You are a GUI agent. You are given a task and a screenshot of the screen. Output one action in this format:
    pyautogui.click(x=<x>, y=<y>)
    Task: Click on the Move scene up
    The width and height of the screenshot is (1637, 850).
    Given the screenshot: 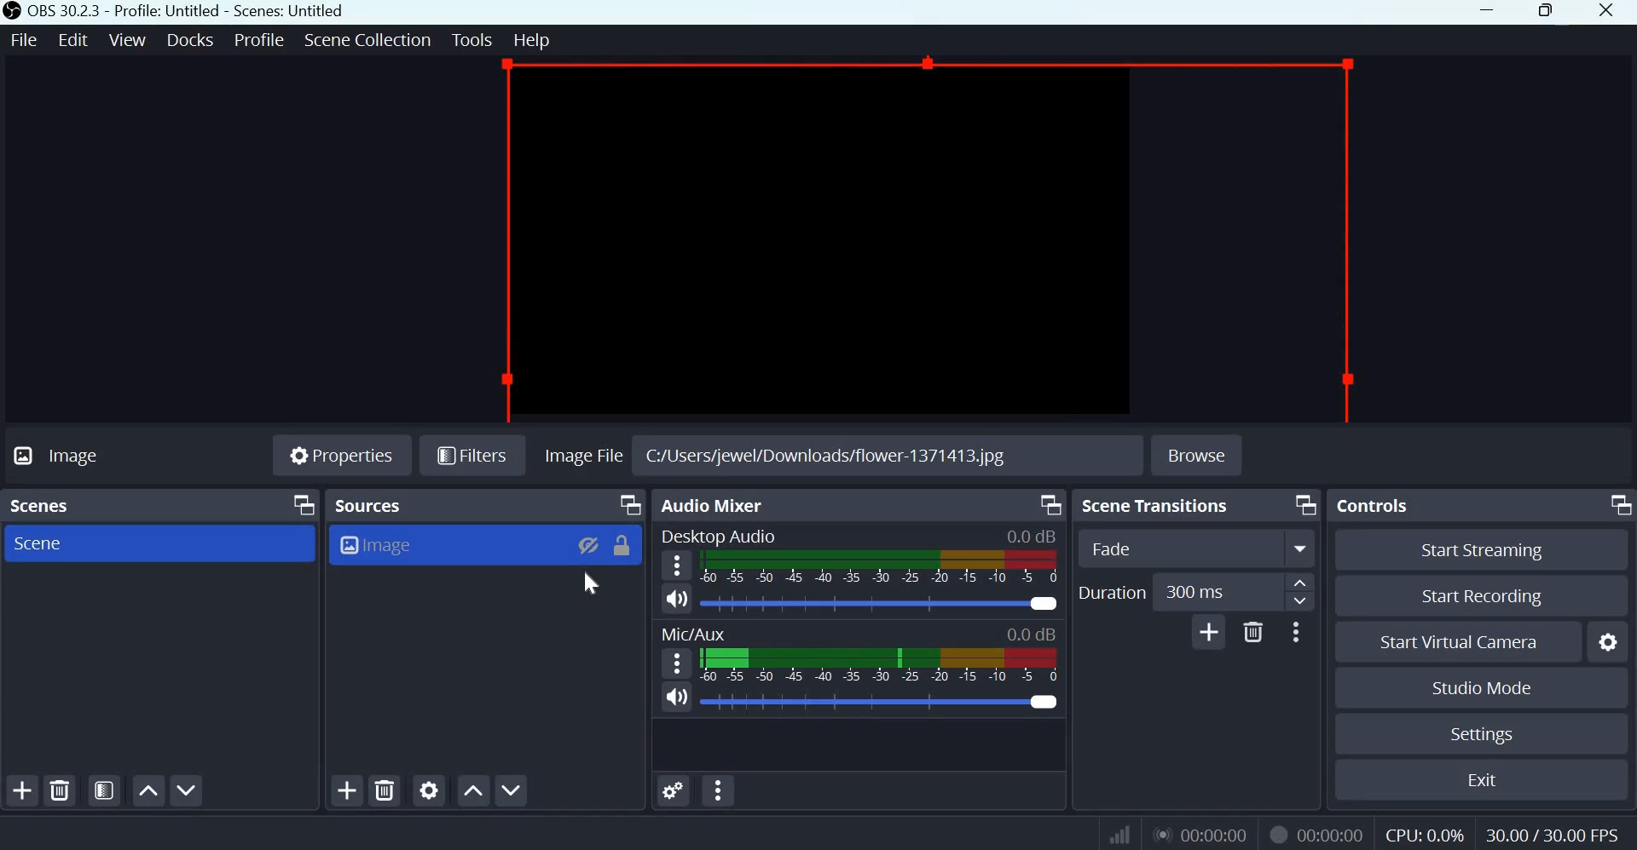 What is the action you would take?
    pyautogui.click(x=146, y=790)
    